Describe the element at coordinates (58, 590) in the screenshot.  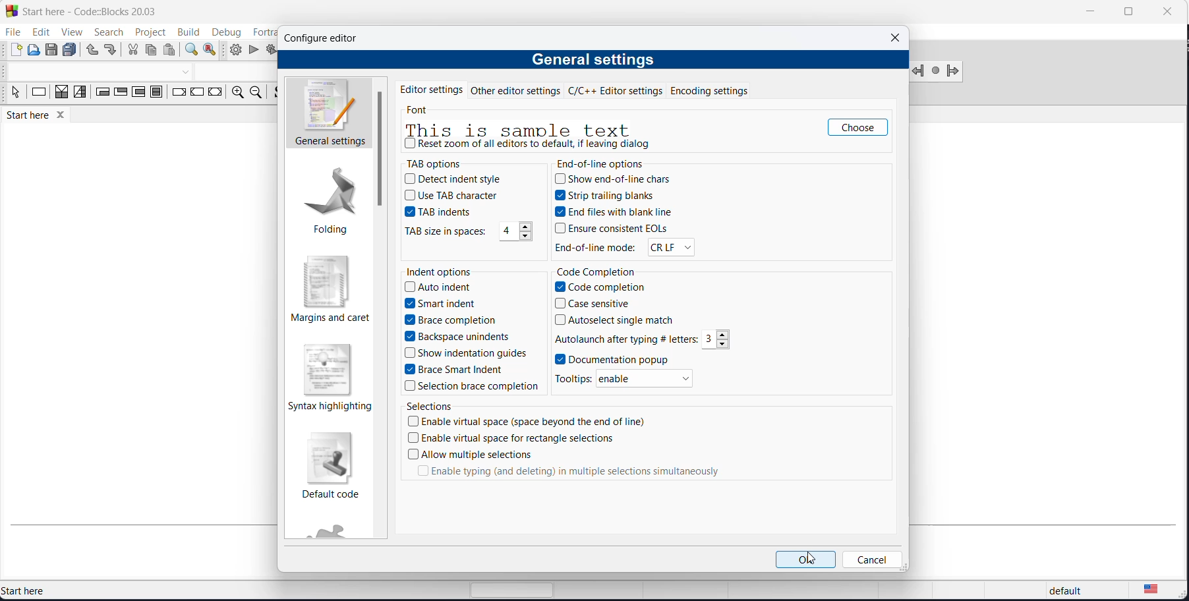
I see `start here` at that location.